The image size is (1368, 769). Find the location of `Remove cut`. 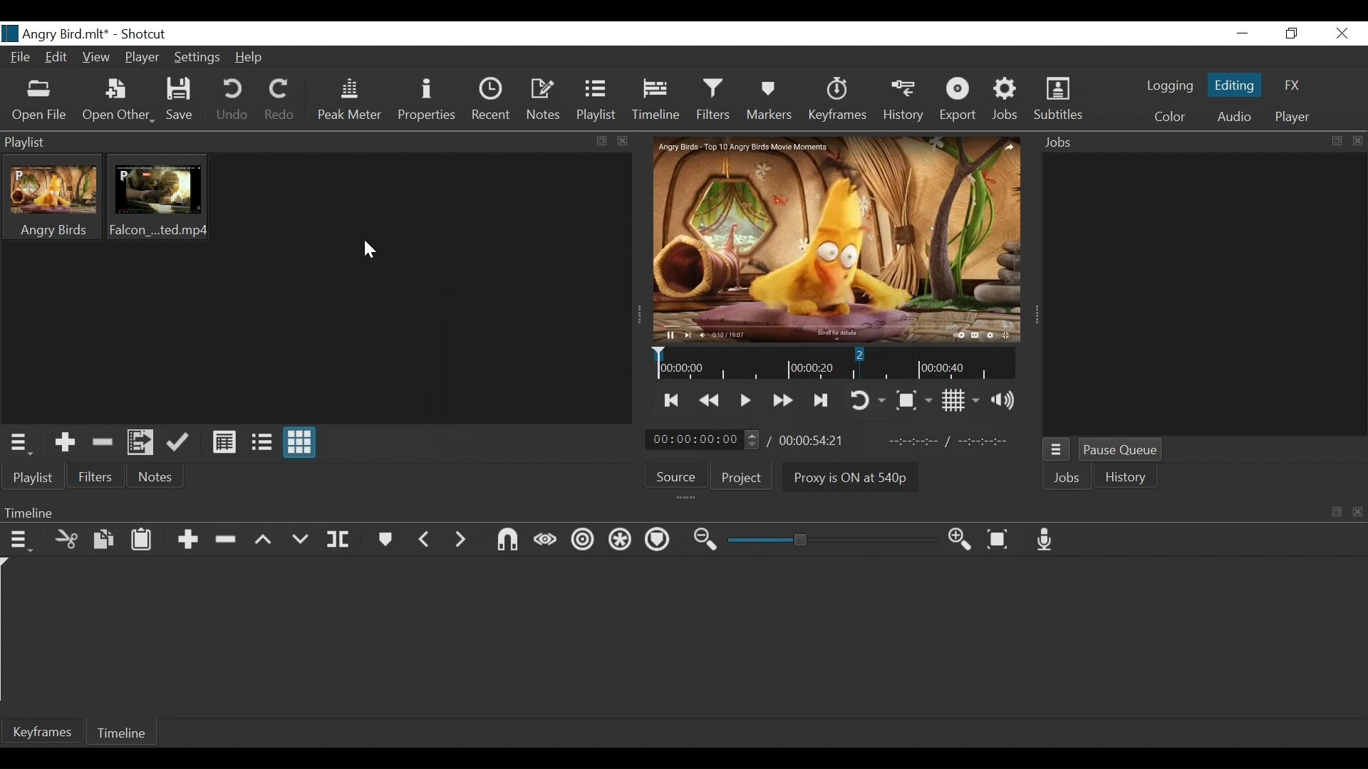

Remove cut is located at coordinates (100, 441).